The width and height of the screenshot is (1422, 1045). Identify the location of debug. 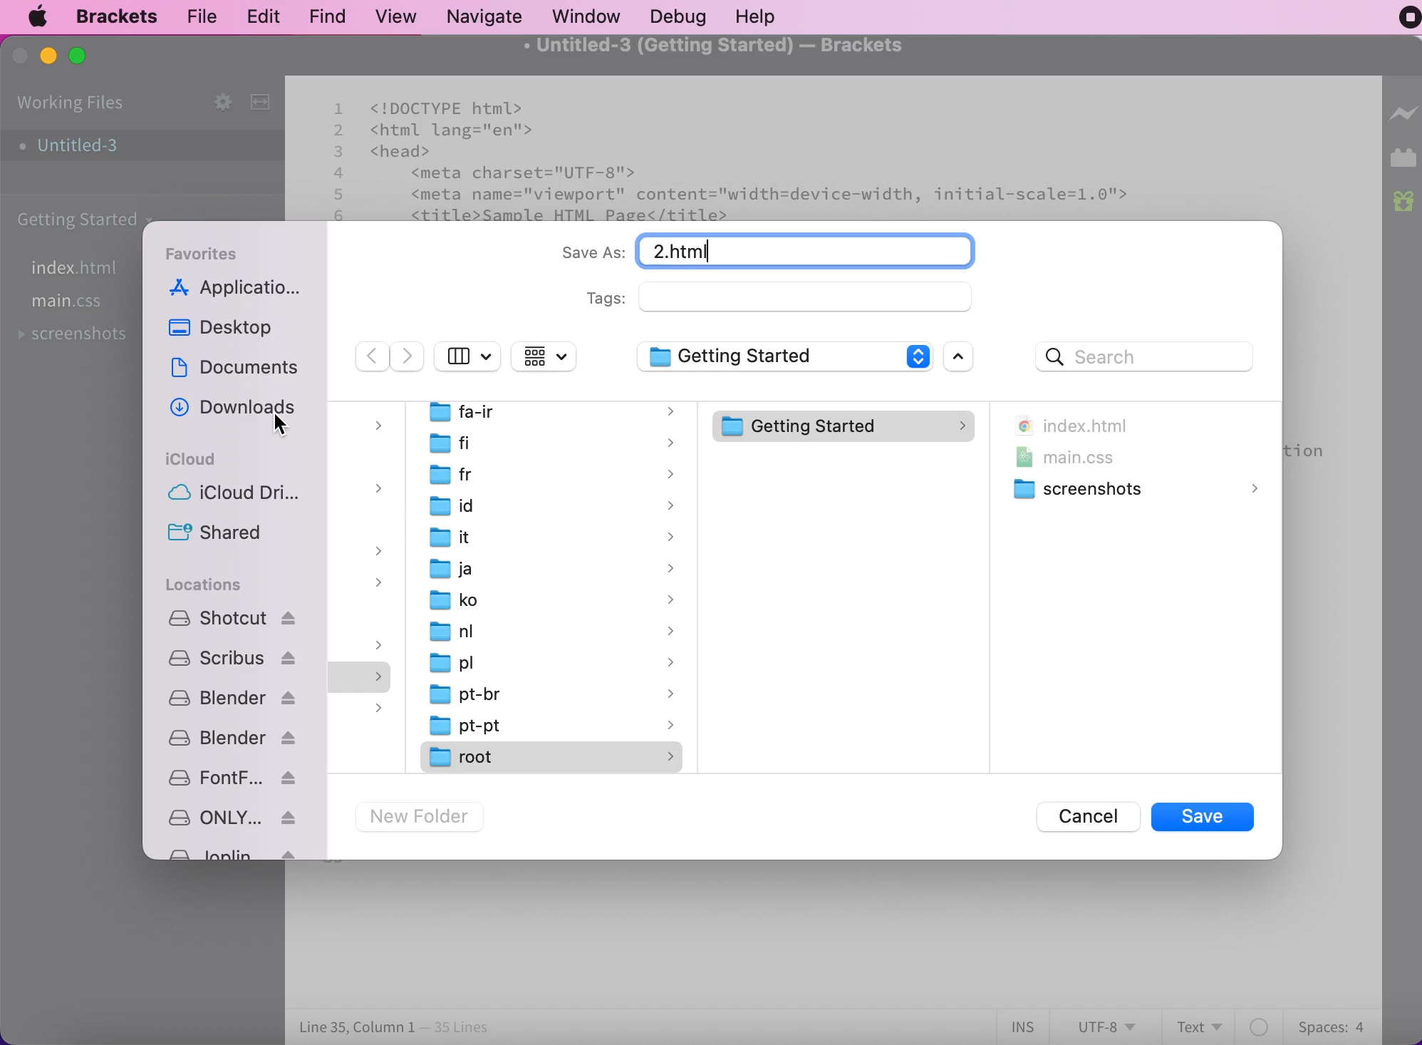
(685, 16).